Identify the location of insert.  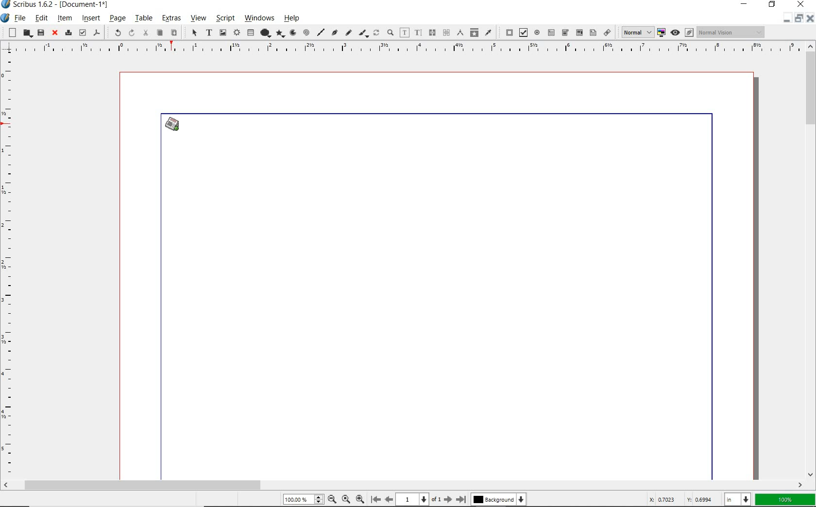
(90, 18).